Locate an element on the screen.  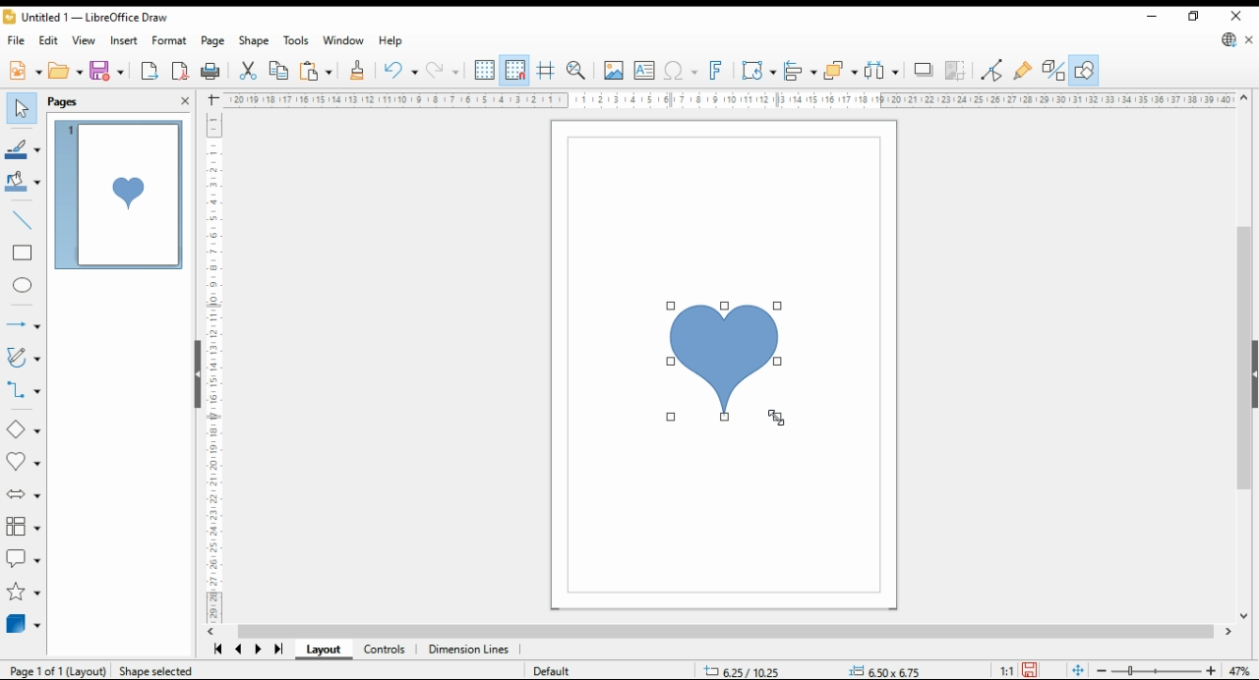
save is located at coordinates (108, 71).